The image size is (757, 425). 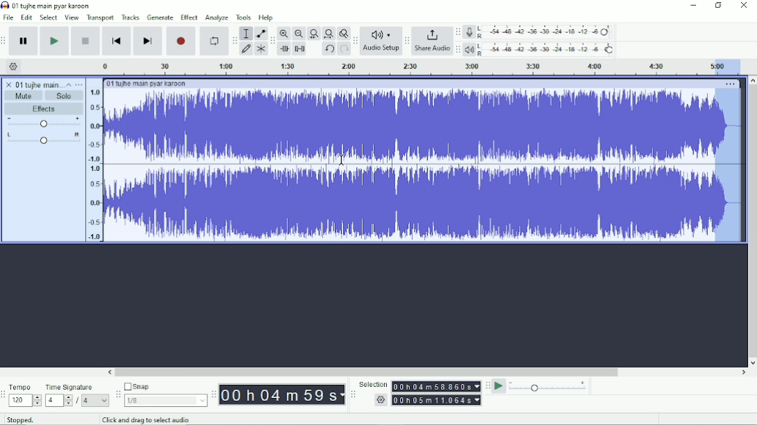 I want to click on Transport, so click(x=100, y=19).